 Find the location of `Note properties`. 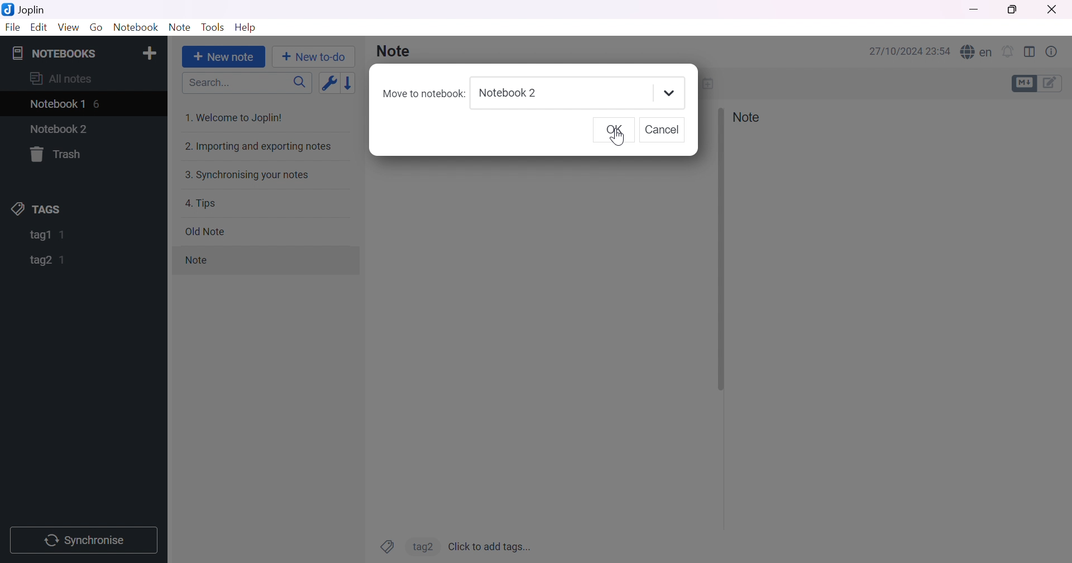

Note properties is located at coordinates (1055, 51).